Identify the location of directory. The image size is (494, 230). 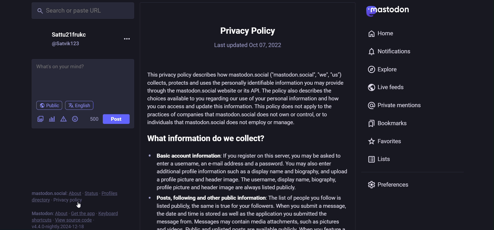
(39, 201).